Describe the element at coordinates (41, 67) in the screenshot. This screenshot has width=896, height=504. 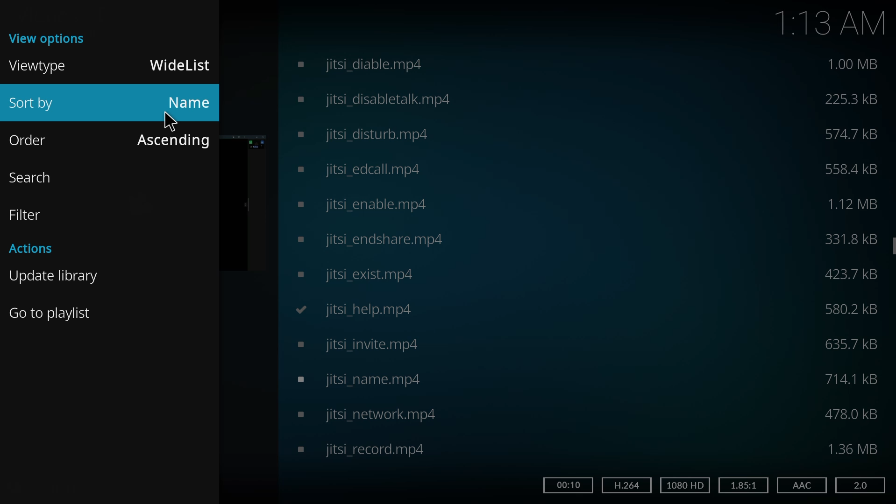
I see `viewtype` at that location.